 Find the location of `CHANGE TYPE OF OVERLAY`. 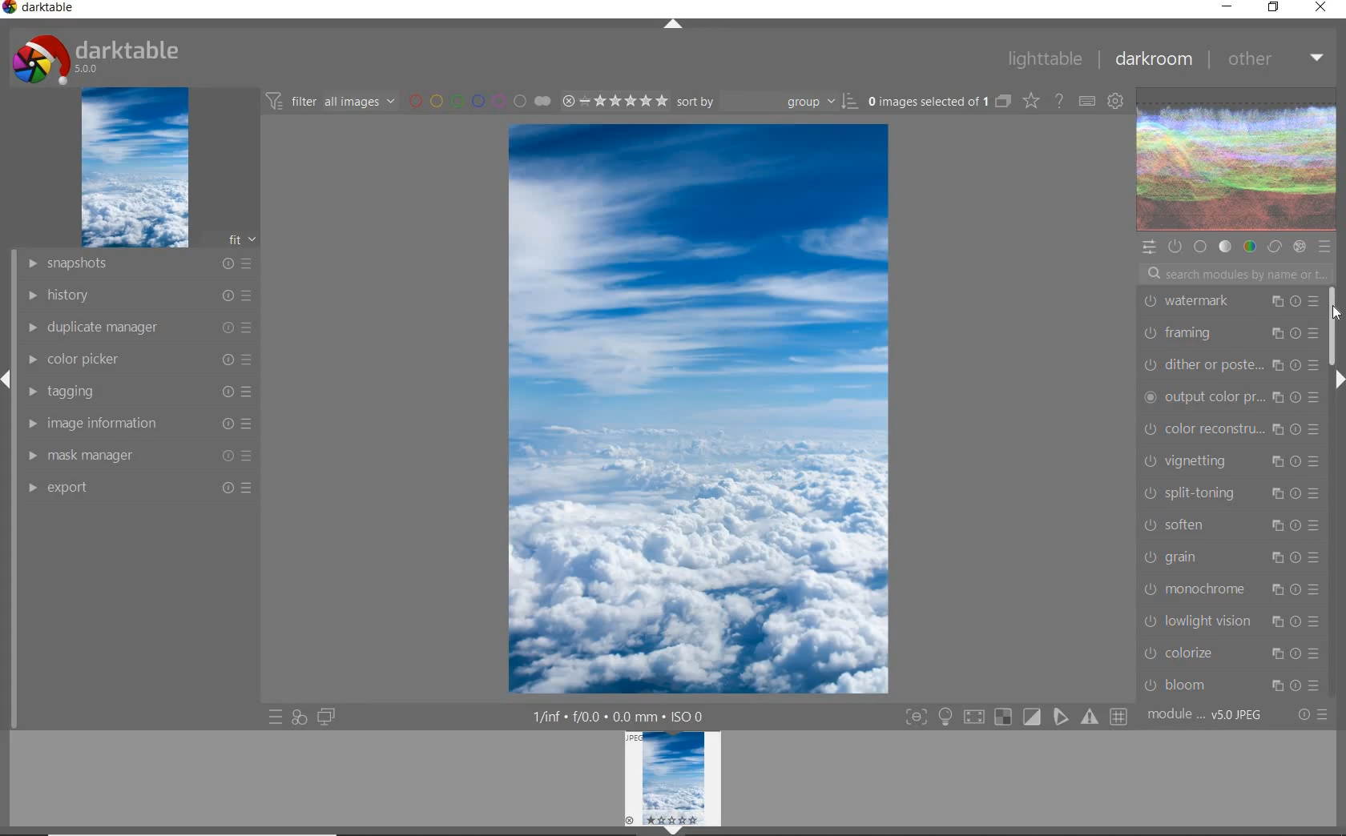

CHANGE TYPE OF OVERLAY is located at coordinates (1030, 102).